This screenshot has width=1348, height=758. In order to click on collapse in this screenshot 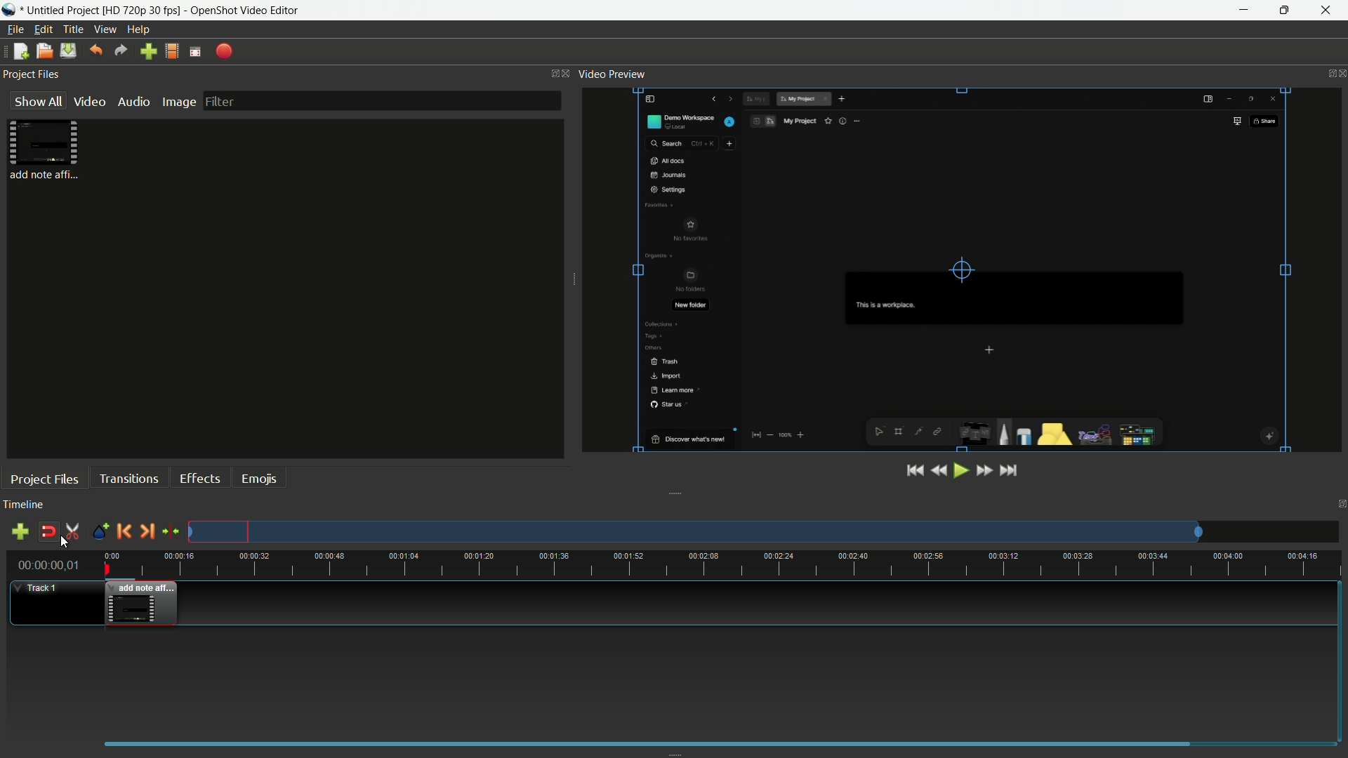, I will do `click(675, 494)`.